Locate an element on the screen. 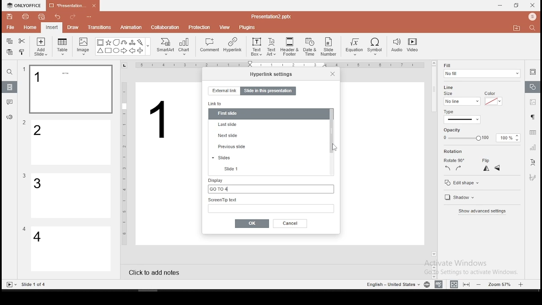  rotate 90 clockwise is located at coordinates (459, 168).